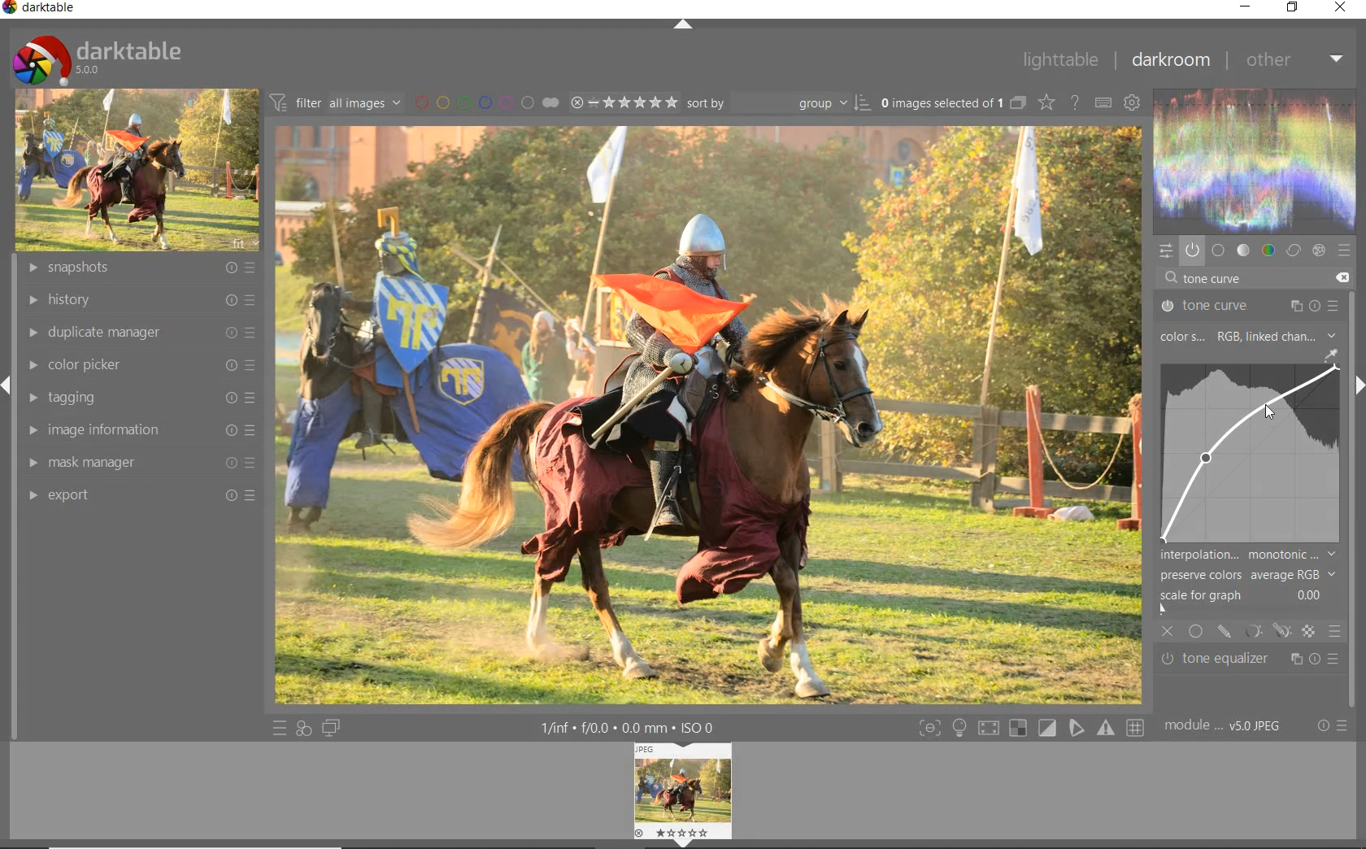  I want to click on tone curve, so click(1251, 452).